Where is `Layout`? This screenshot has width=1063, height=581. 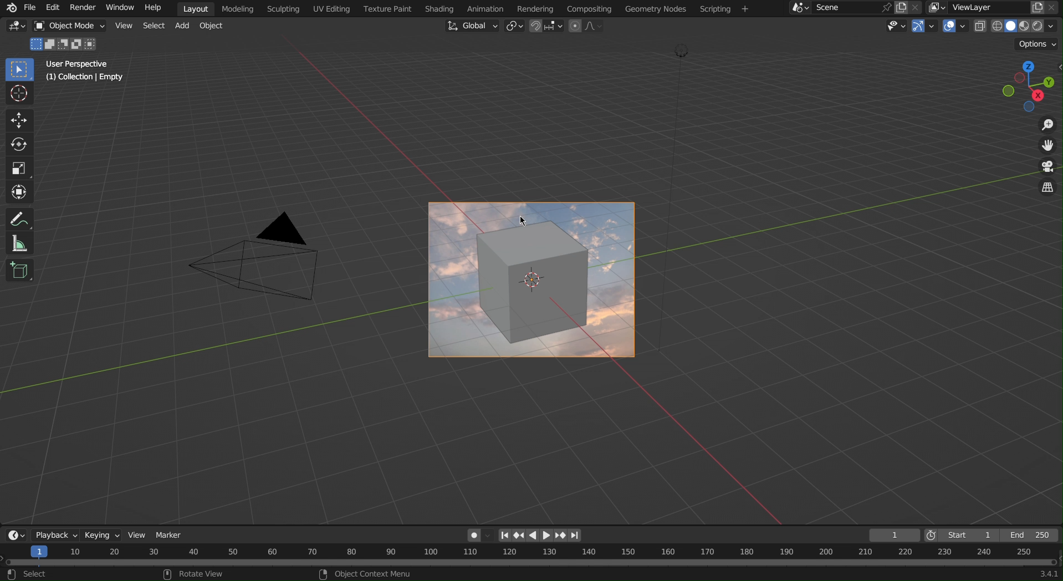 Layout is located at coordinates (196, 7).